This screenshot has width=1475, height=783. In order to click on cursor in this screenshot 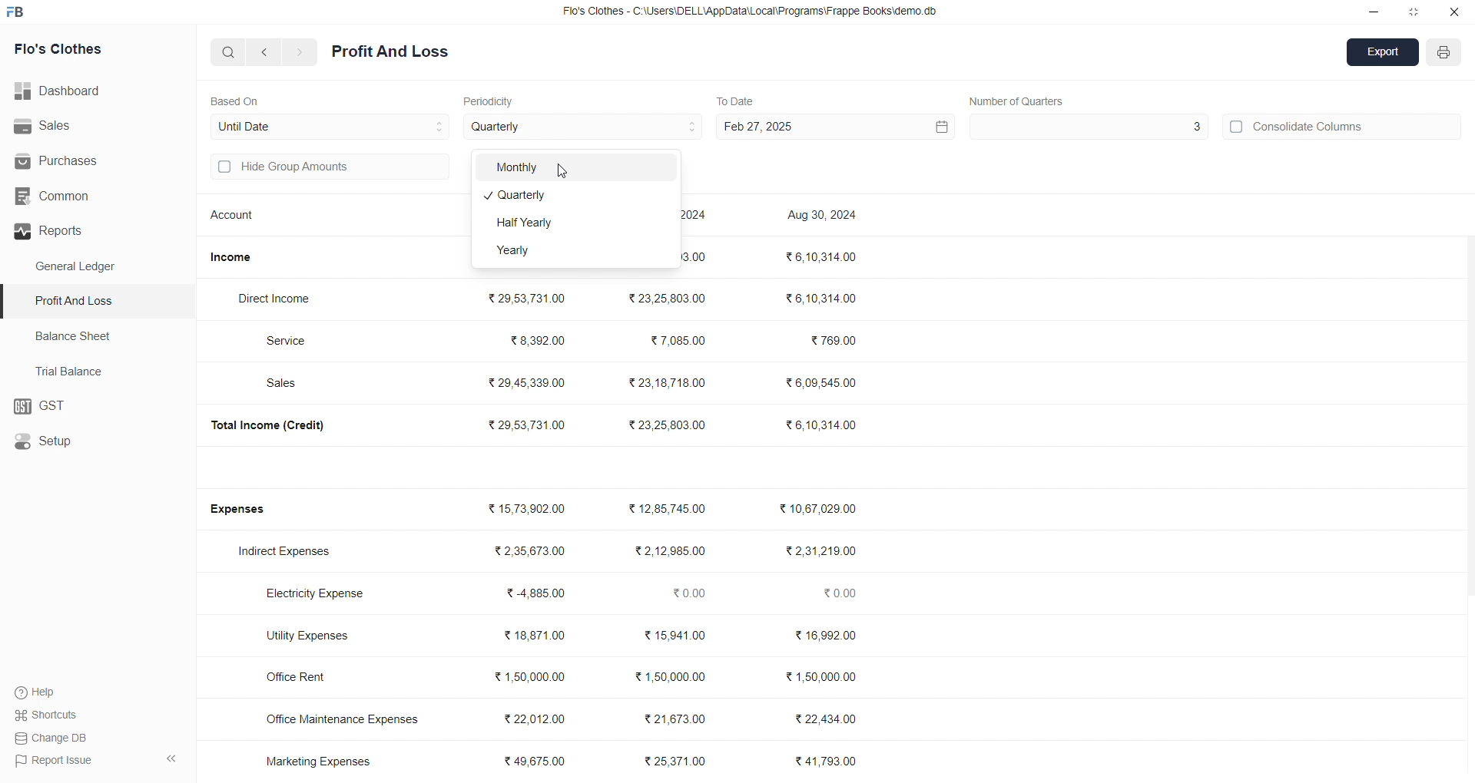, I will do `click(566, 169)`.